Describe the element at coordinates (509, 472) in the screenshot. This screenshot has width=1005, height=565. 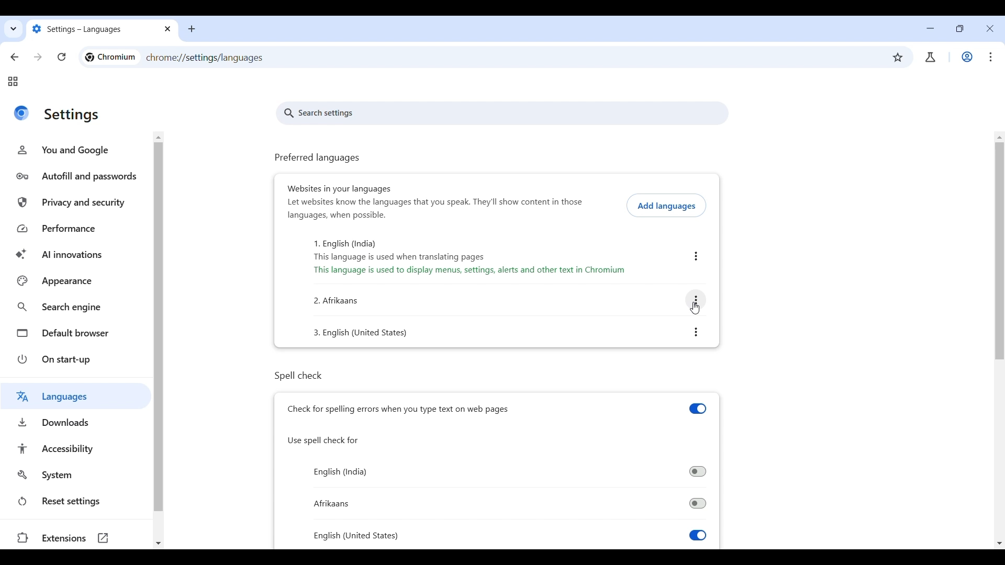
I see `Toggle for spell check in English (India)` at that location.